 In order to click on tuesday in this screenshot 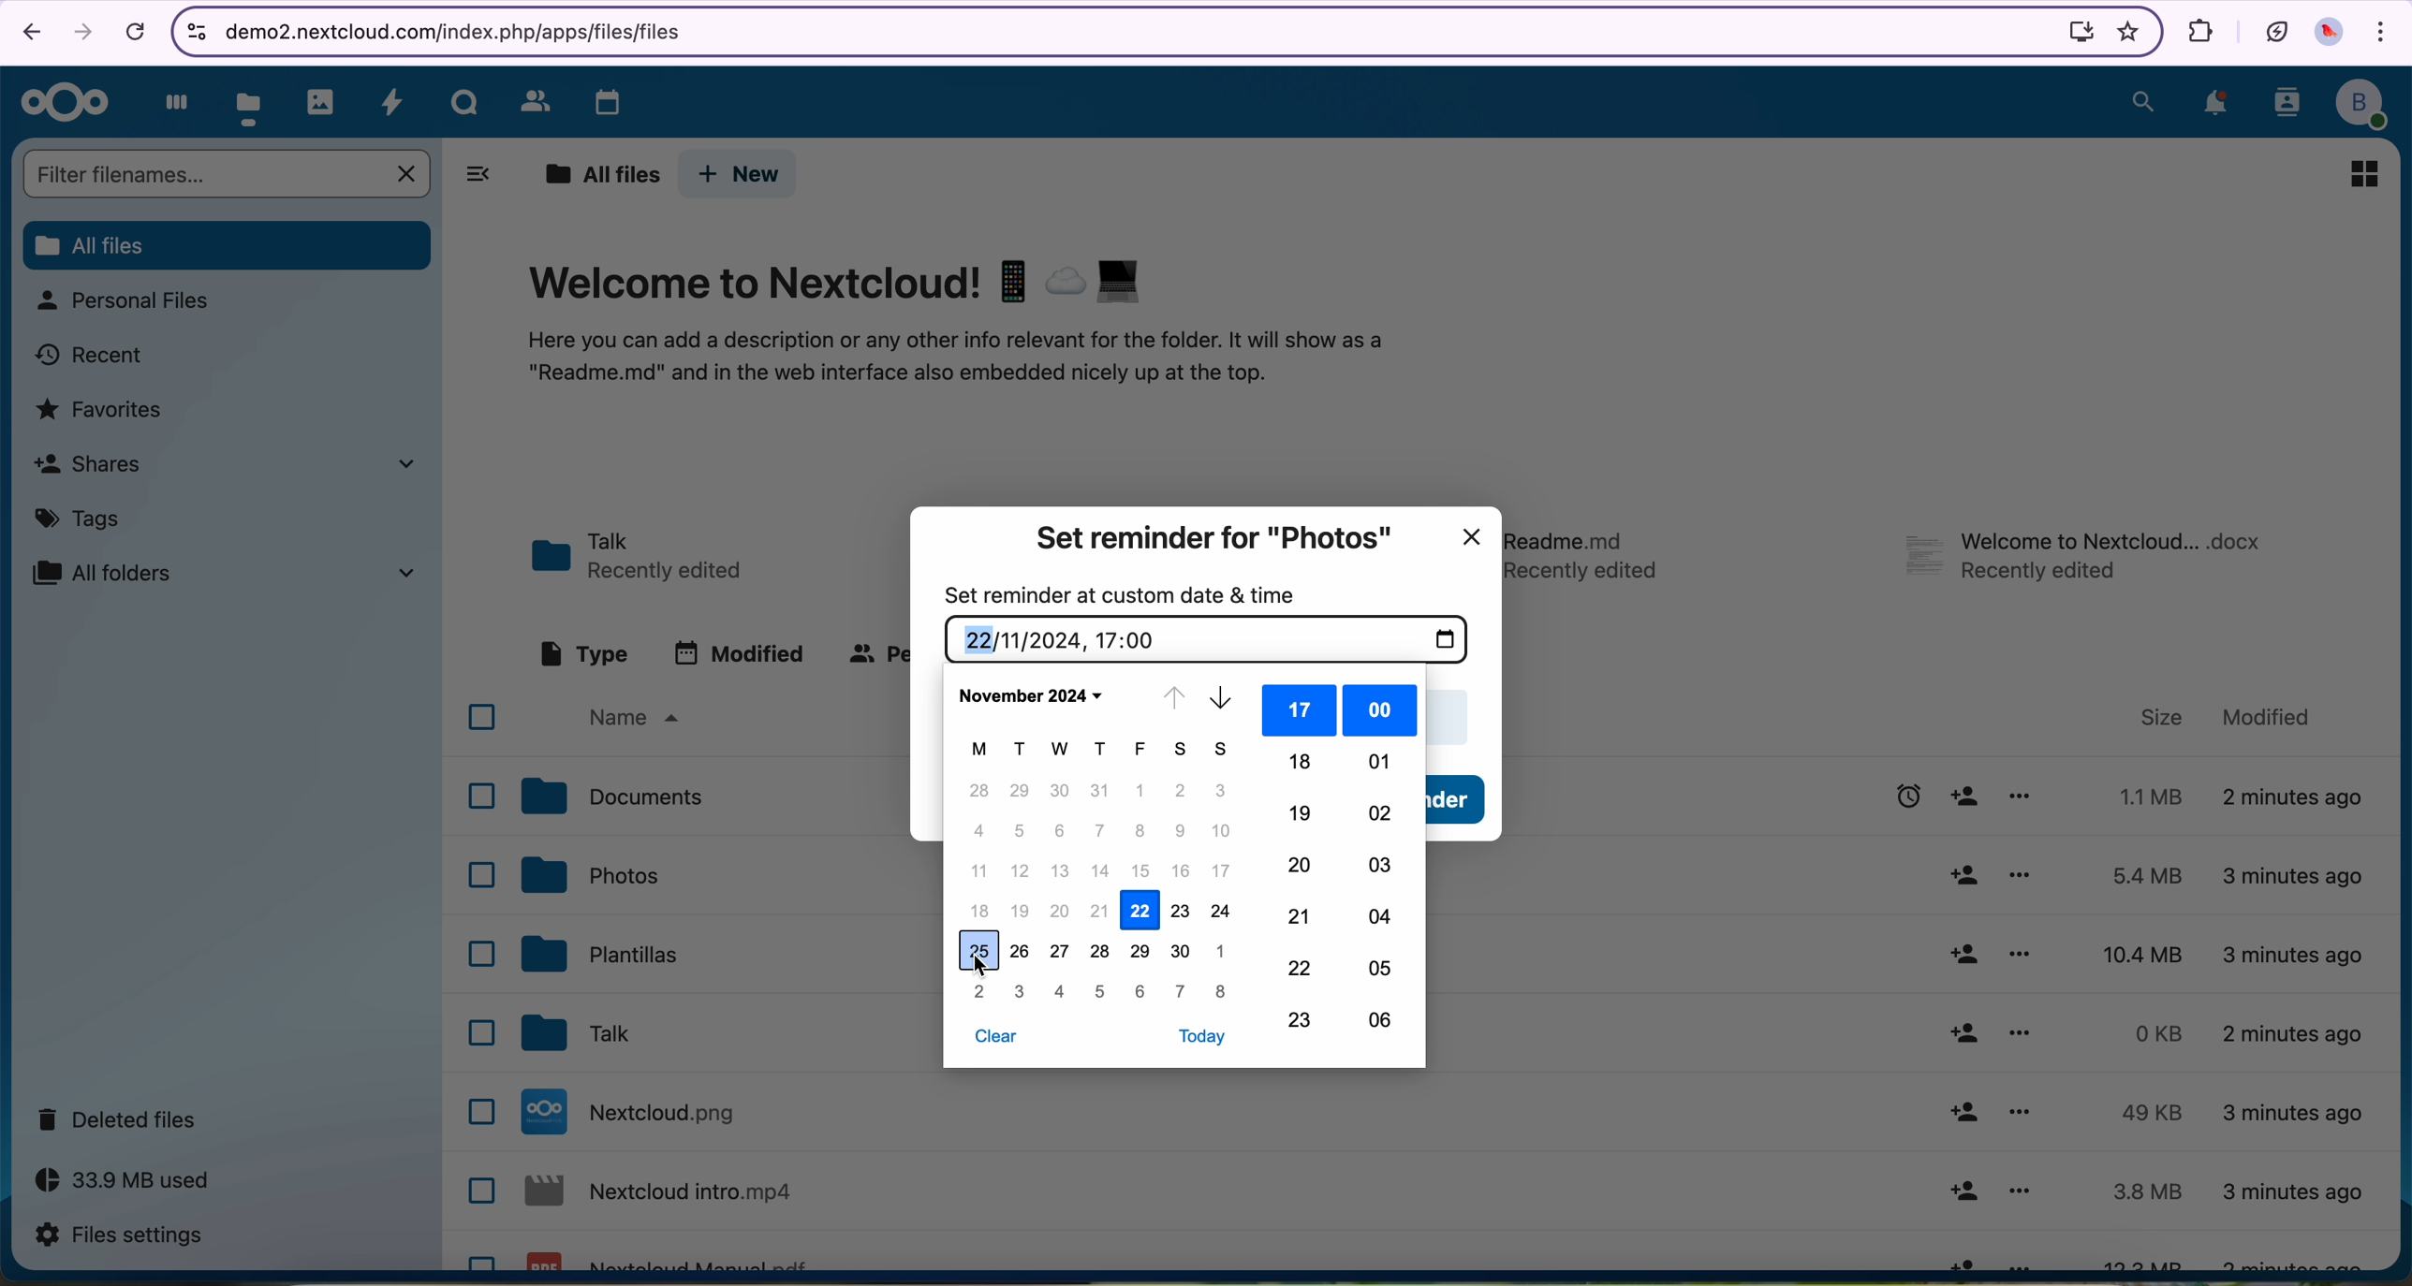, I will do `click(1022, 750)`.